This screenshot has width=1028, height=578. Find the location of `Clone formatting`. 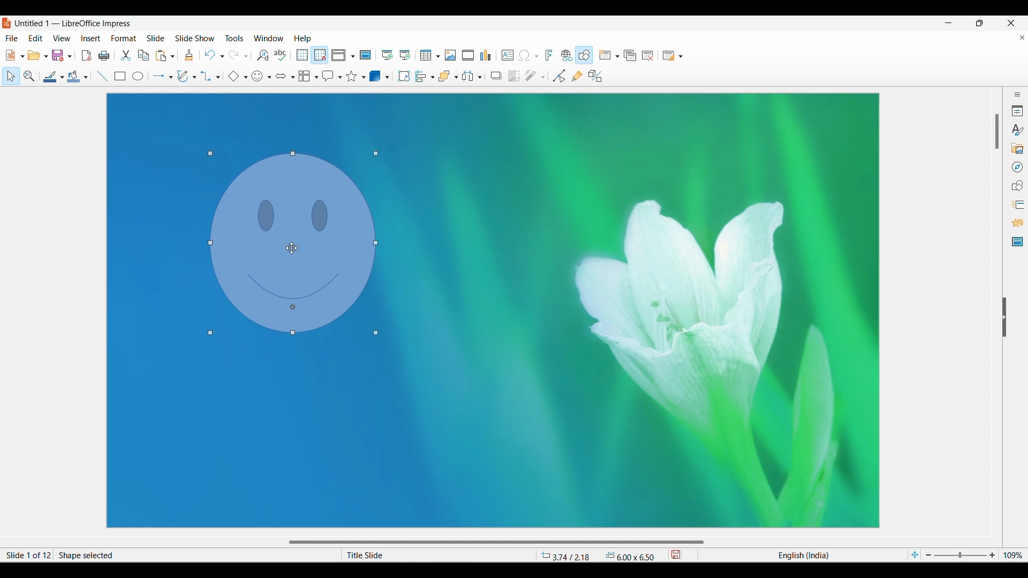

Clone formatting is located at coordinates (189, 55).